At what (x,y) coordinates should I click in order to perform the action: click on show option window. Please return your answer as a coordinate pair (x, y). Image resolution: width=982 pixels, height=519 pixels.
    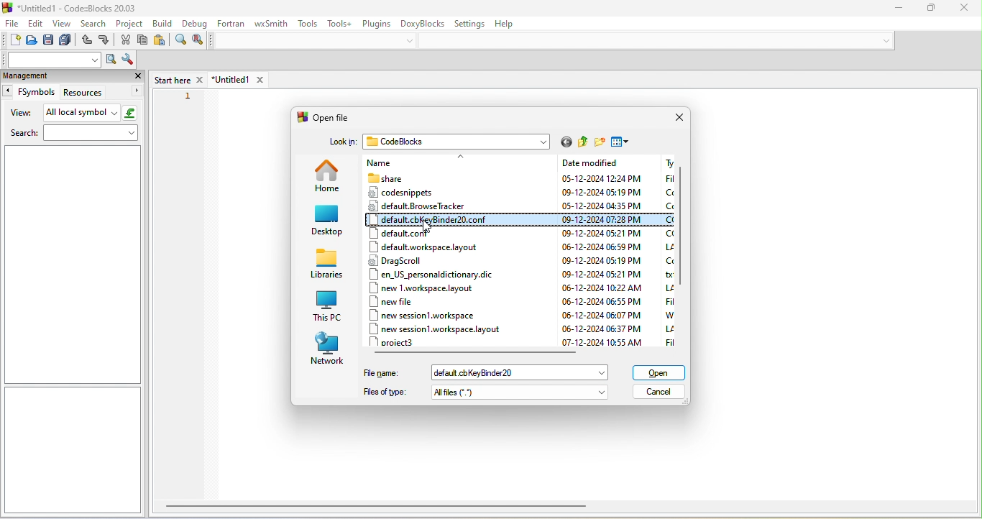
    Looking at the image, I should click on (128, 60).